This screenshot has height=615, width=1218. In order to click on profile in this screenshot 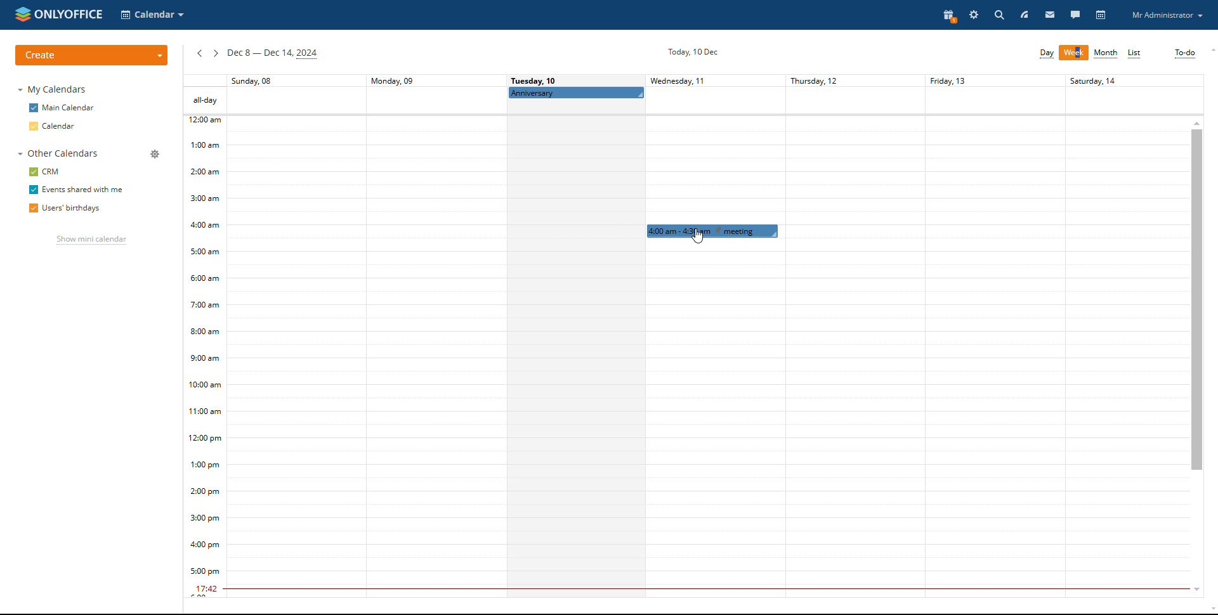, I will do `click(1167, 15)`.